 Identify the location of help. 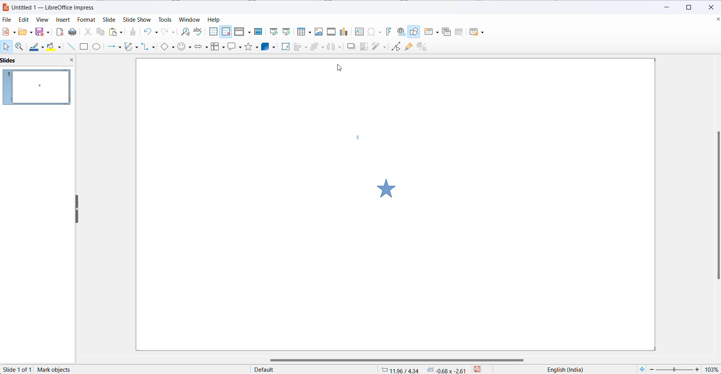
(217, 19).